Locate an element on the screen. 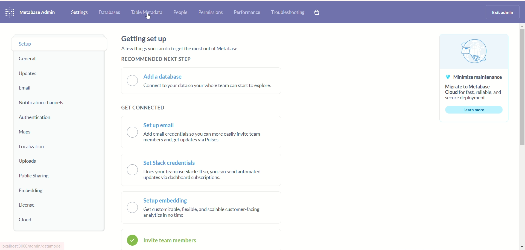 This screenshot has width=525, height=250. people is located at coordinates (181, 12).